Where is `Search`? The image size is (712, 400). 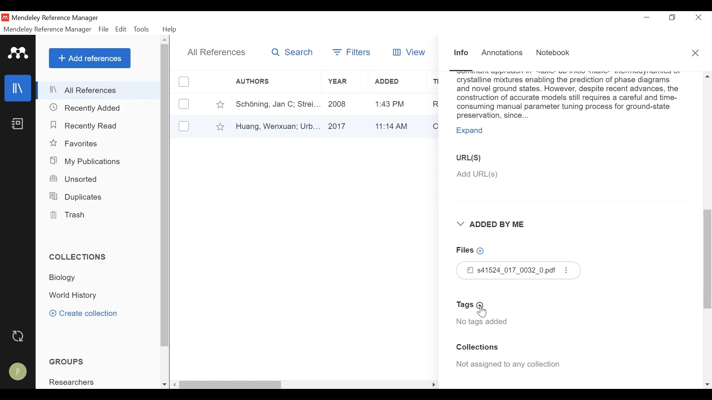
Search is located at coordinates (293, 52).